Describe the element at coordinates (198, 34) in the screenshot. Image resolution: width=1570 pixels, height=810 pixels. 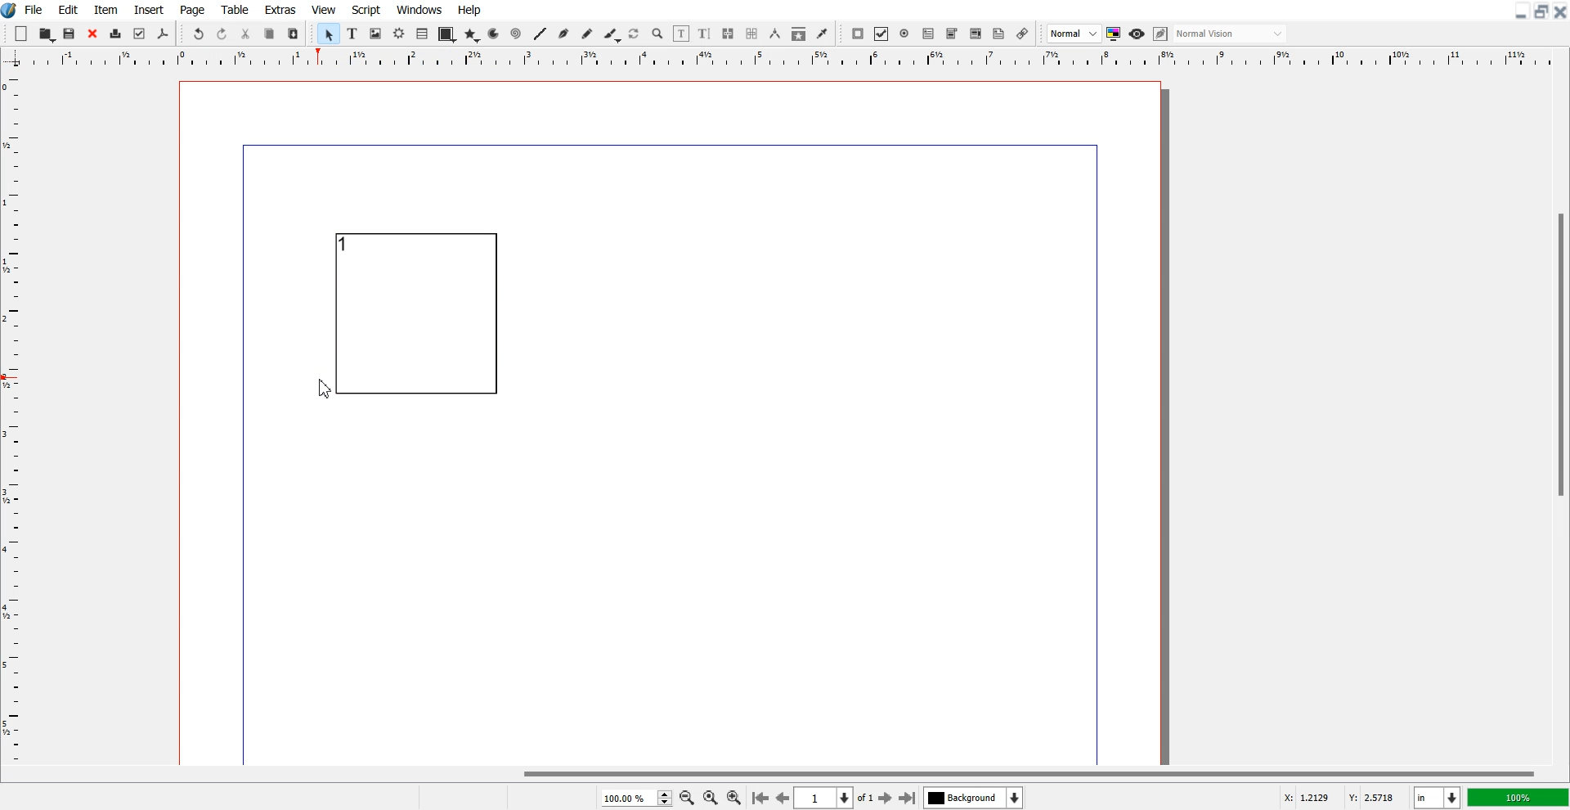
I see `Undo` at that location.